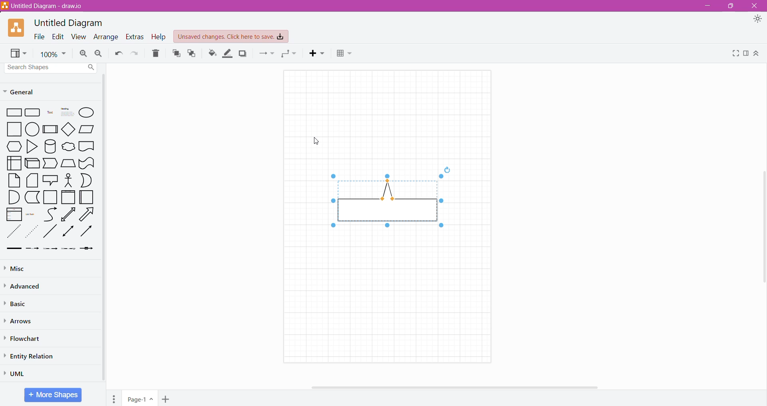 This screenshot has height=406, width=767. Describe the element at coordinates (159, 37) in the screenshot. I see `Help` at that location.